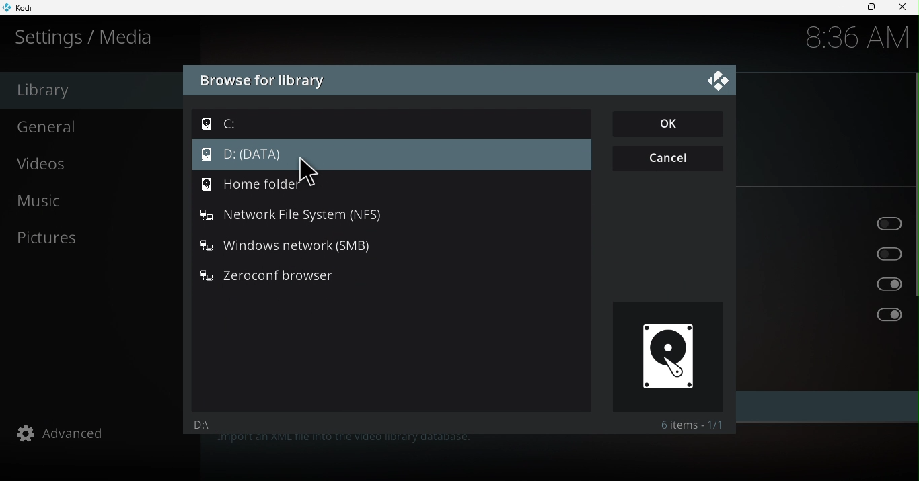  I want to click on Network file system (NFS), so click(386, 215).